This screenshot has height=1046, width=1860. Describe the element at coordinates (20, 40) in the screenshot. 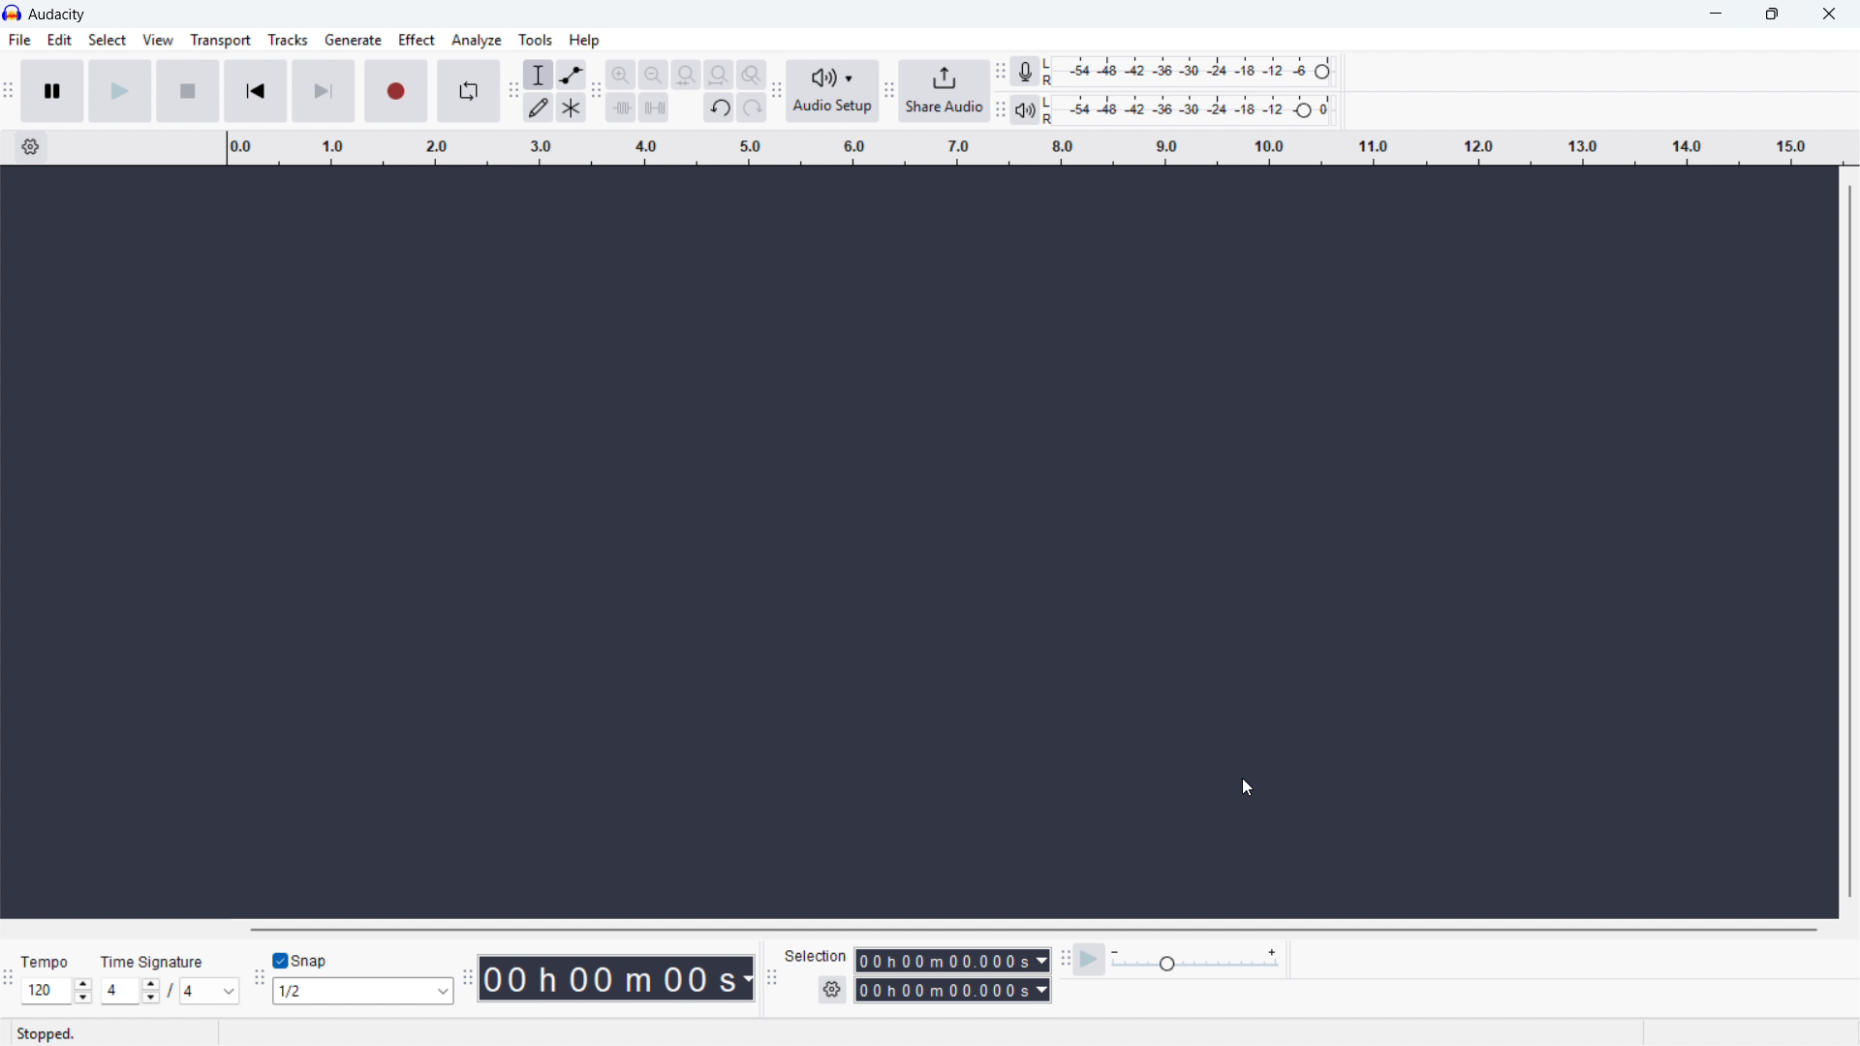

I see `file` at that location.